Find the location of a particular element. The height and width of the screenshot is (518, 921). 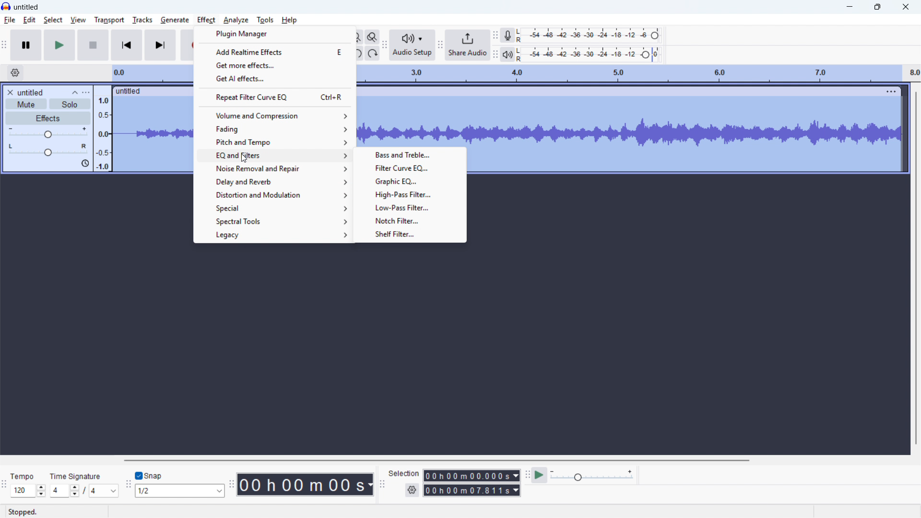

record is located at coordinates (188, 46).